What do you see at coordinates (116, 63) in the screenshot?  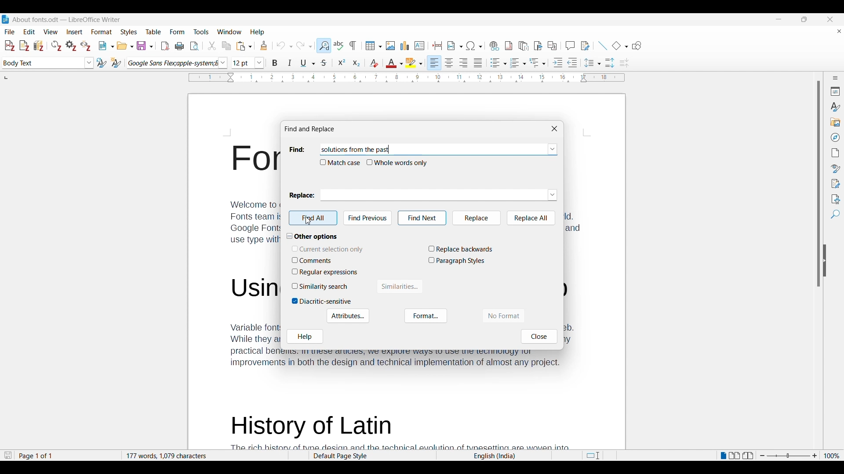 I see `New style from selection` at bounding box center [116, 63].